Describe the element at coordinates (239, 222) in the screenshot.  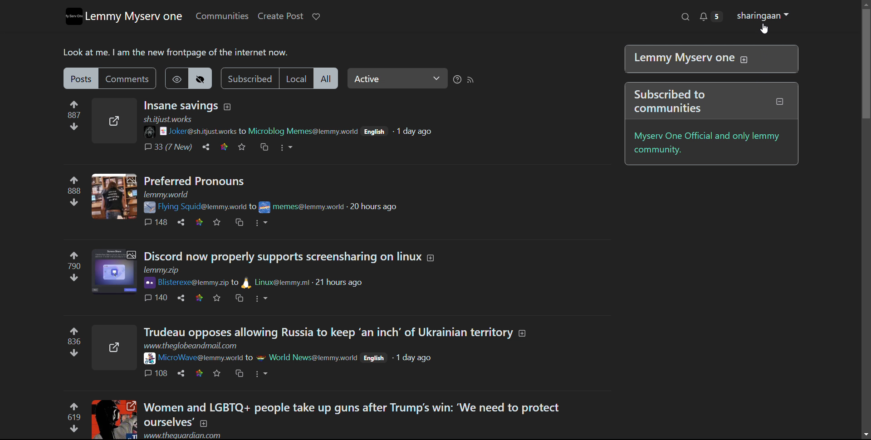
I see `crosspost` at that location.